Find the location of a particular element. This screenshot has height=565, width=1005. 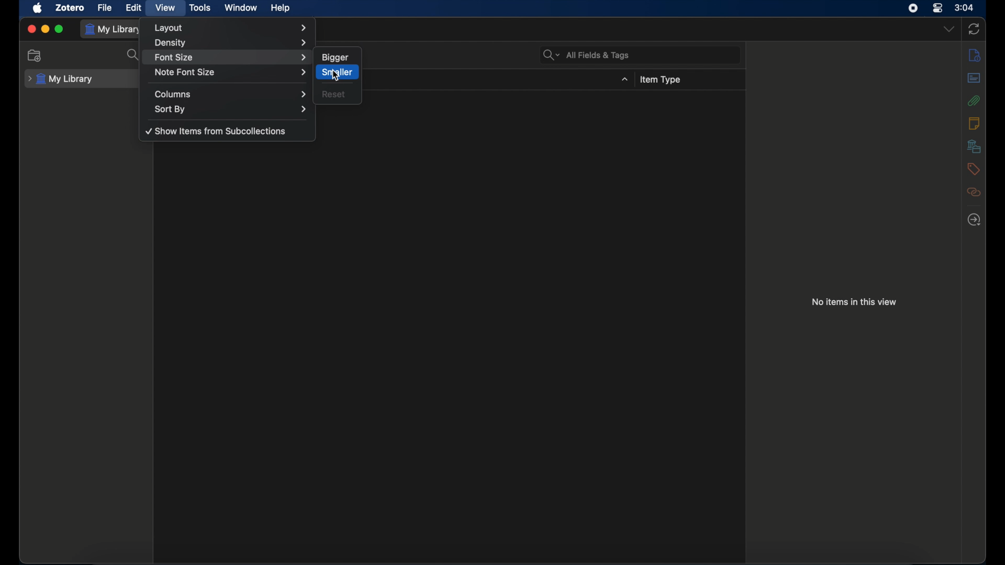

help is located at coordinates (280, 7).